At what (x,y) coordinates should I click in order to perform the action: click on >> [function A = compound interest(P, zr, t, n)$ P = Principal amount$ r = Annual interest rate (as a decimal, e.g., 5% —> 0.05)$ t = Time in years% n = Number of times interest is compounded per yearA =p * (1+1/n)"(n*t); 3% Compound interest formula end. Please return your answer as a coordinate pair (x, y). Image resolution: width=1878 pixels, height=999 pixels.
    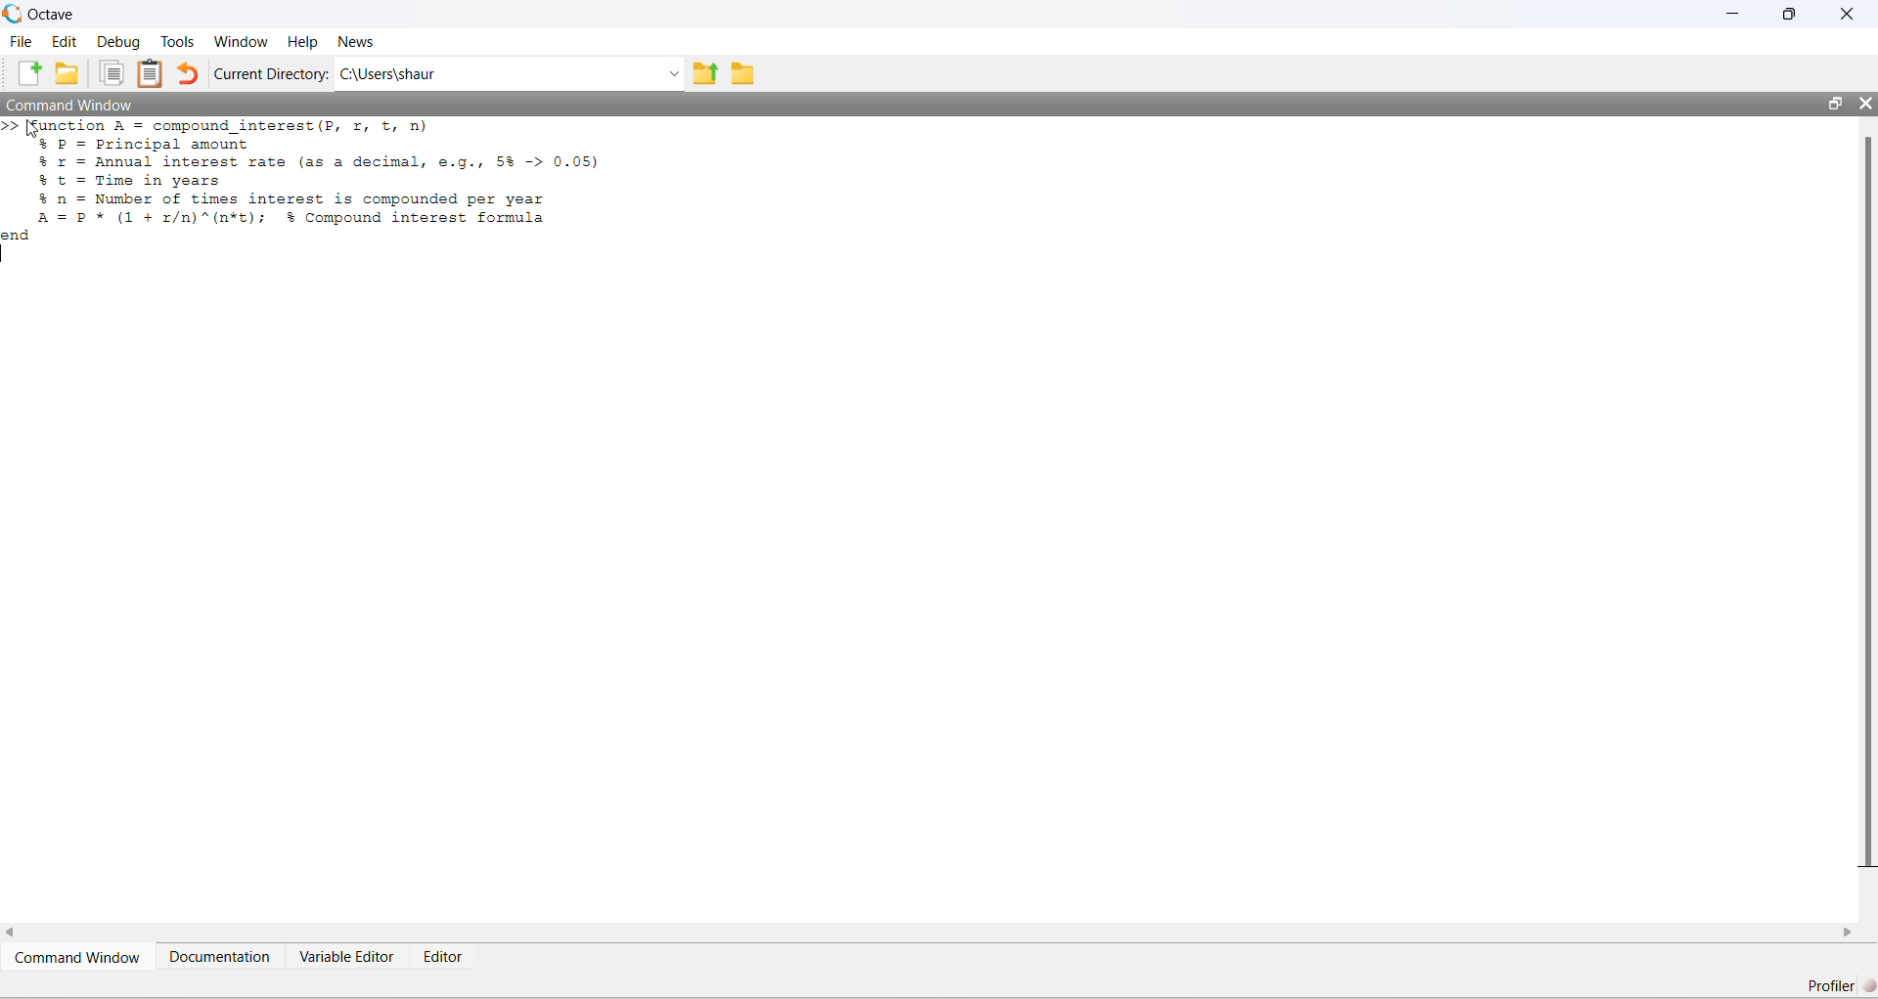
    Looking at the image, I should click on (308, 184).